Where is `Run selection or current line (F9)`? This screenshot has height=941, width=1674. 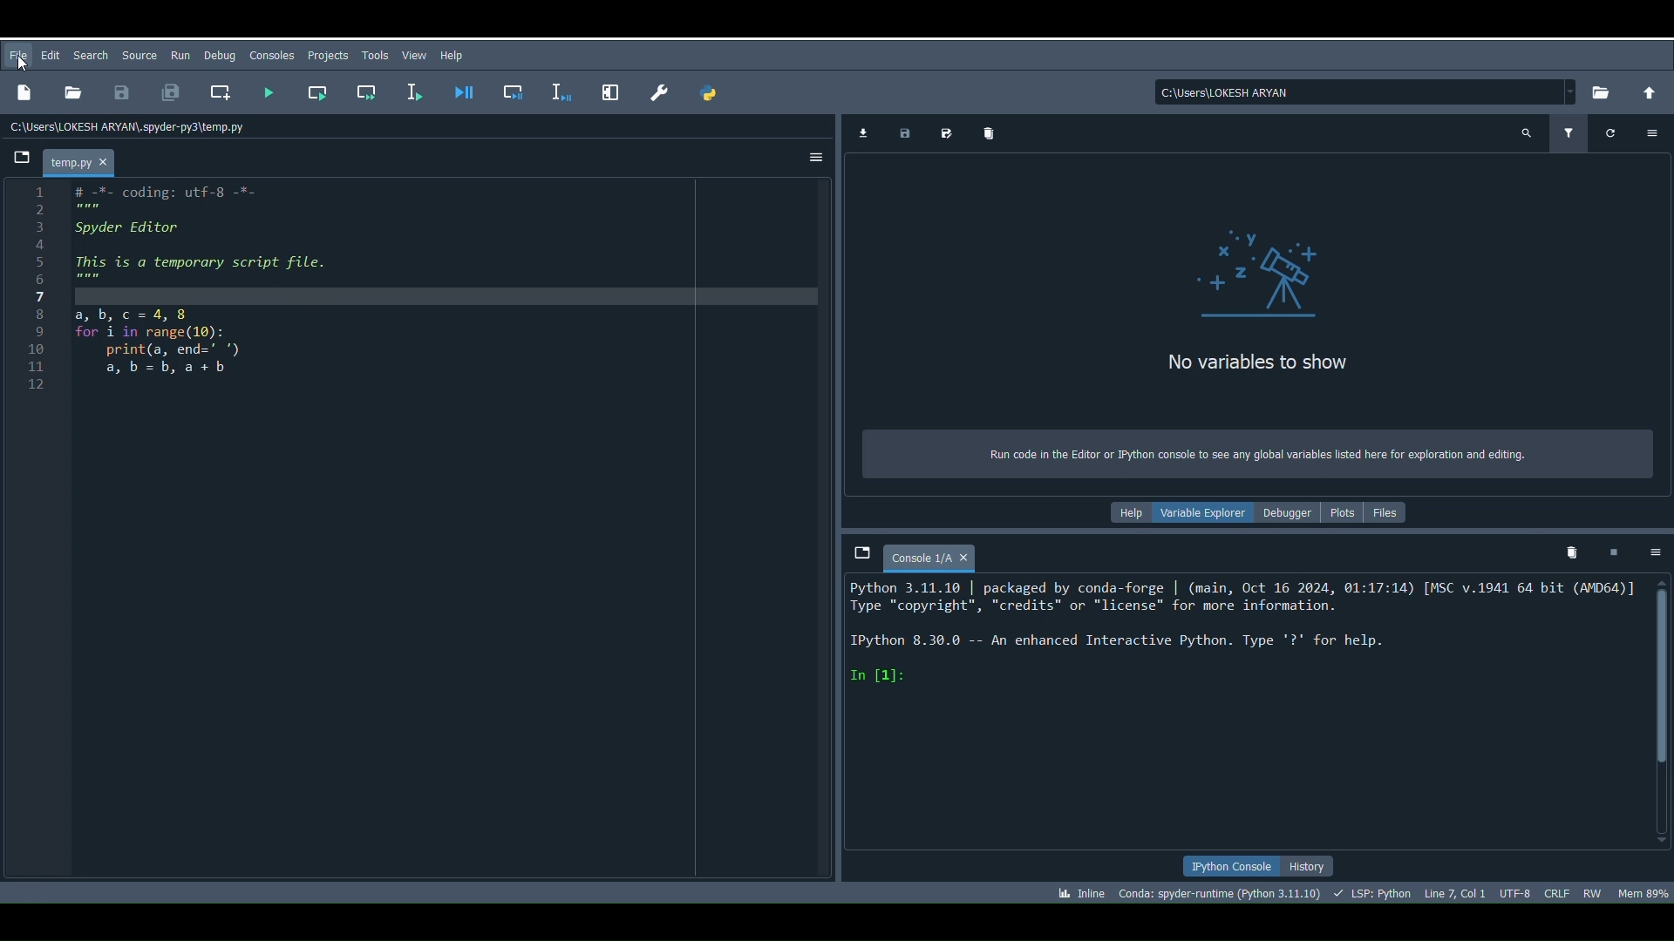 Run selection or current line (F9) is located at coordinates (417, 90).